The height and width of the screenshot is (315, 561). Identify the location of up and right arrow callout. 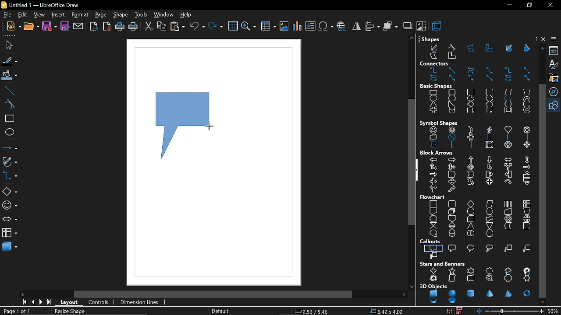
(470, 182).